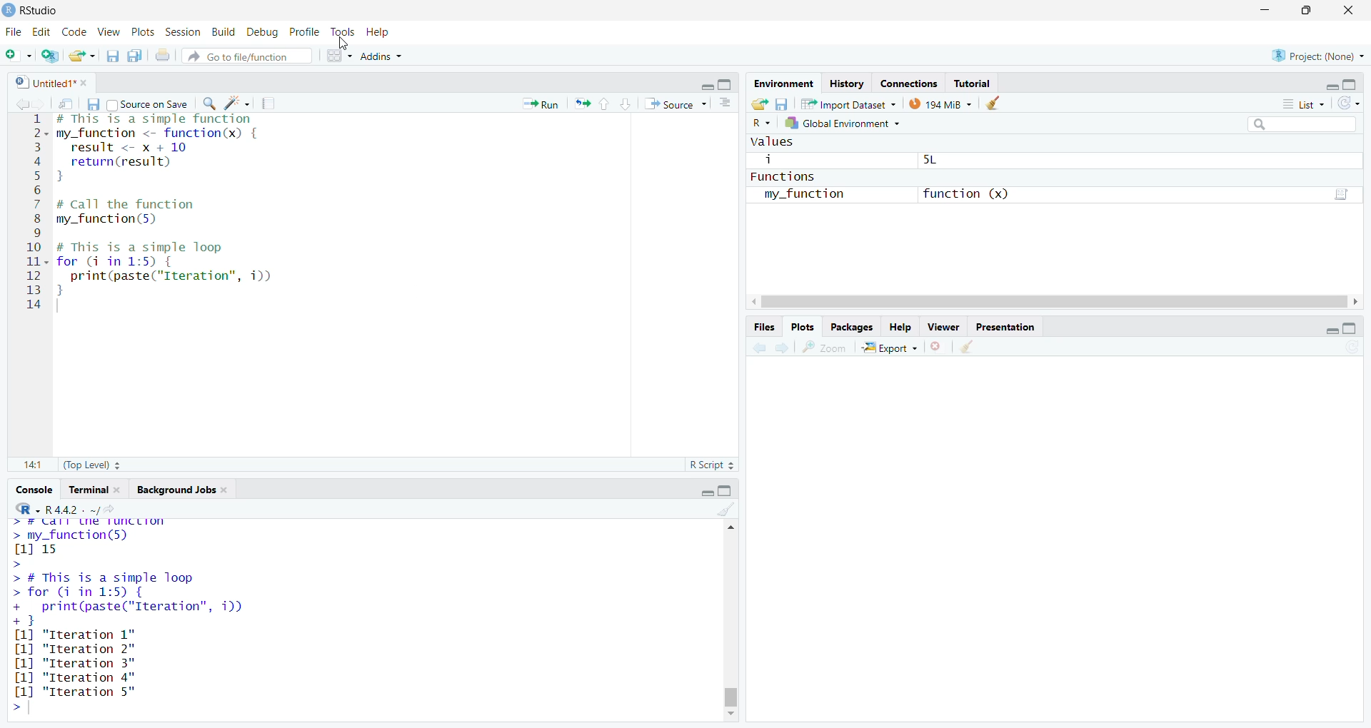 This screenshot has height=728, width=1371. I want to click on language select, so click(761, 124).